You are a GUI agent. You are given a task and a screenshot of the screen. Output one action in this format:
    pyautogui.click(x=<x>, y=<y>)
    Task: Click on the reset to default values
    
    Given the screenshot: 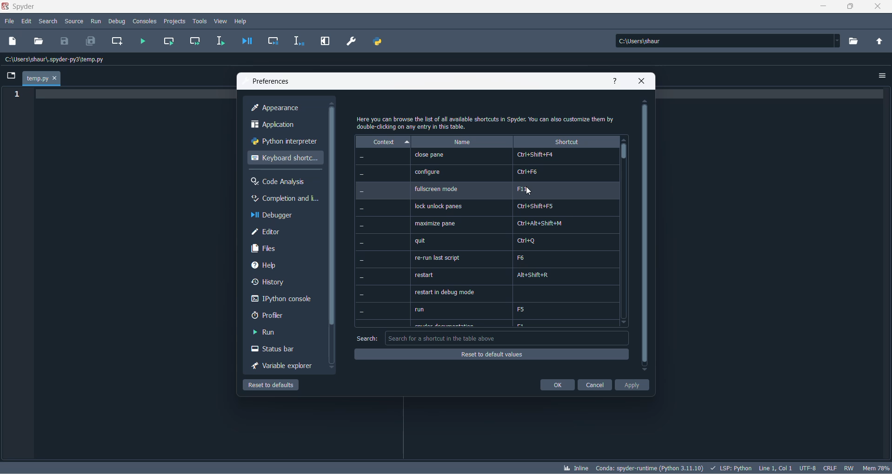 What is the action you would take?
    pyautogui.click(x=492, y=355)
    